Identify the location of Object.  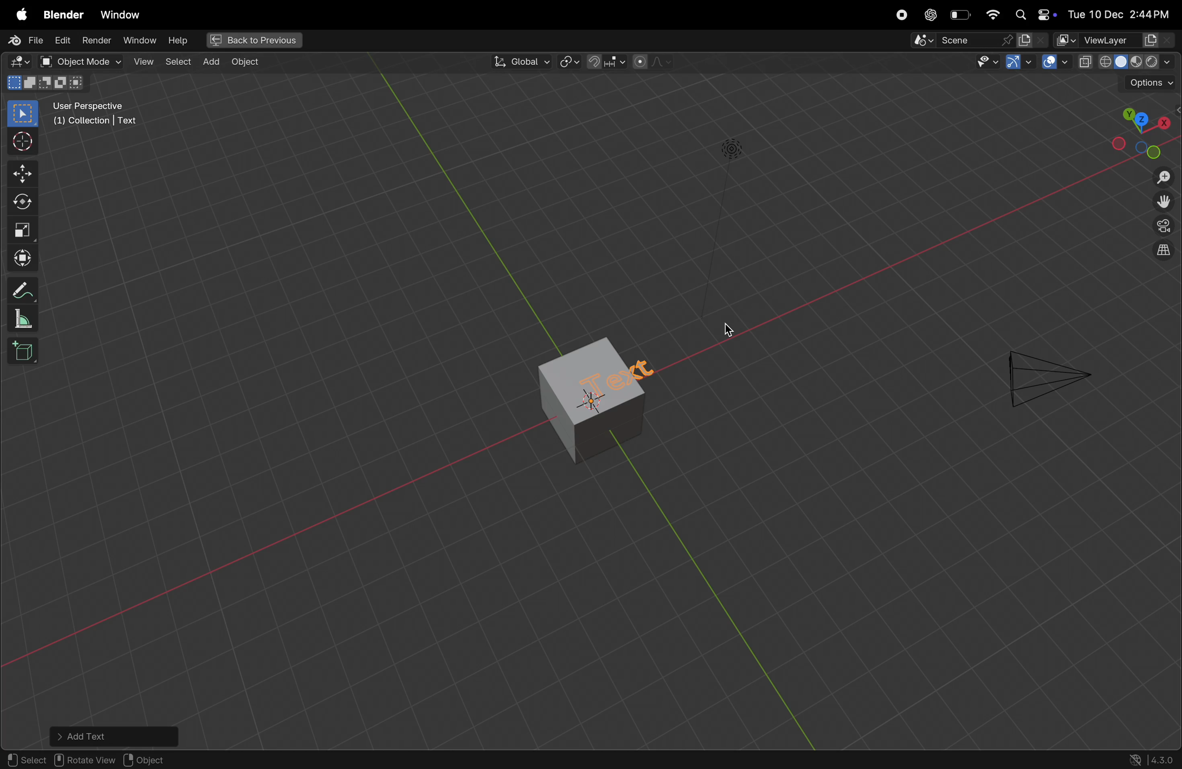
(248, 63).